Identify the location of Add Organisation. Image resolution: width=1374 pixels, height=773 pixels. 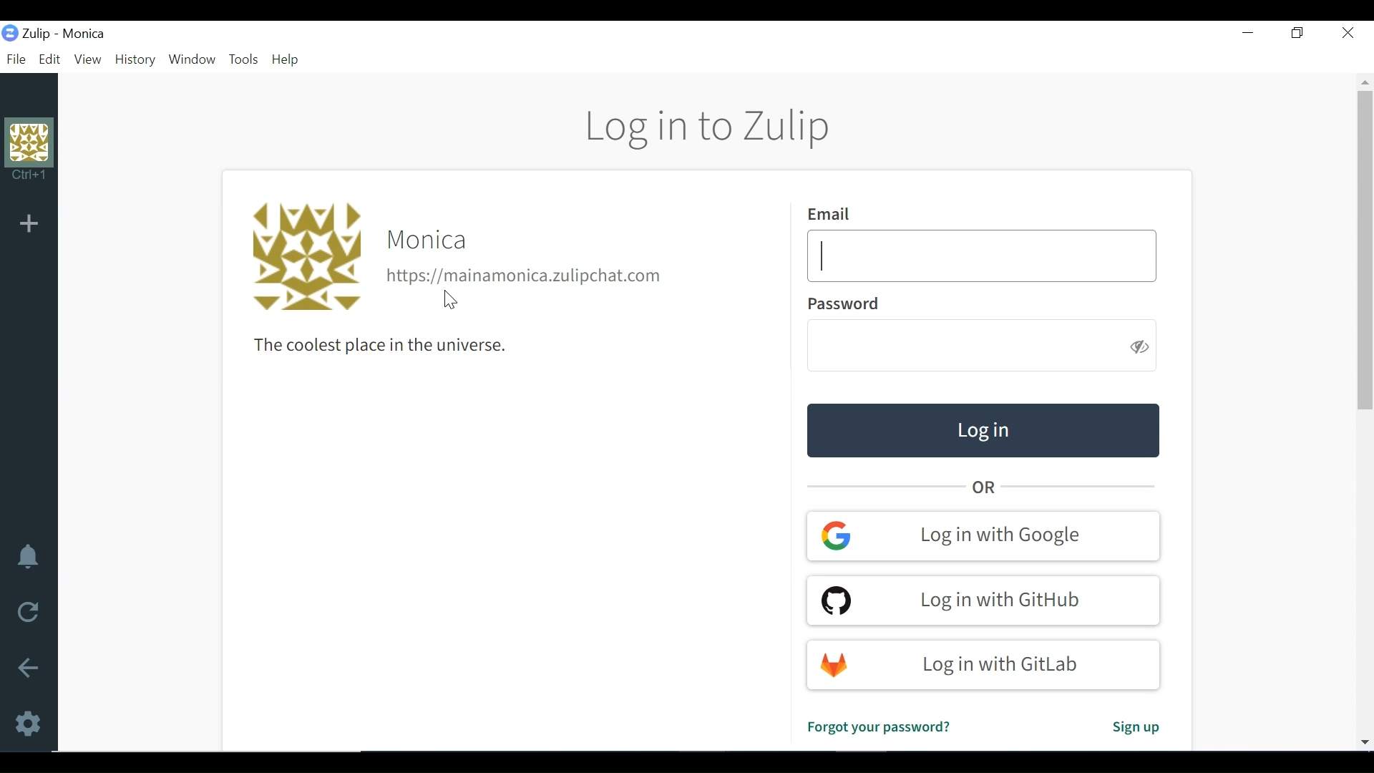
(28, 223).